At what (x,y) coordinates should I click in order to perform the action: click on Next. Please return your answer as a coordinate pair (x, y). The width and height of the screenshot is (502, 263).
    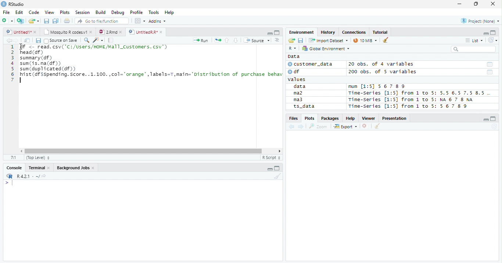
    Looking at the image, I should click on (17, 41).